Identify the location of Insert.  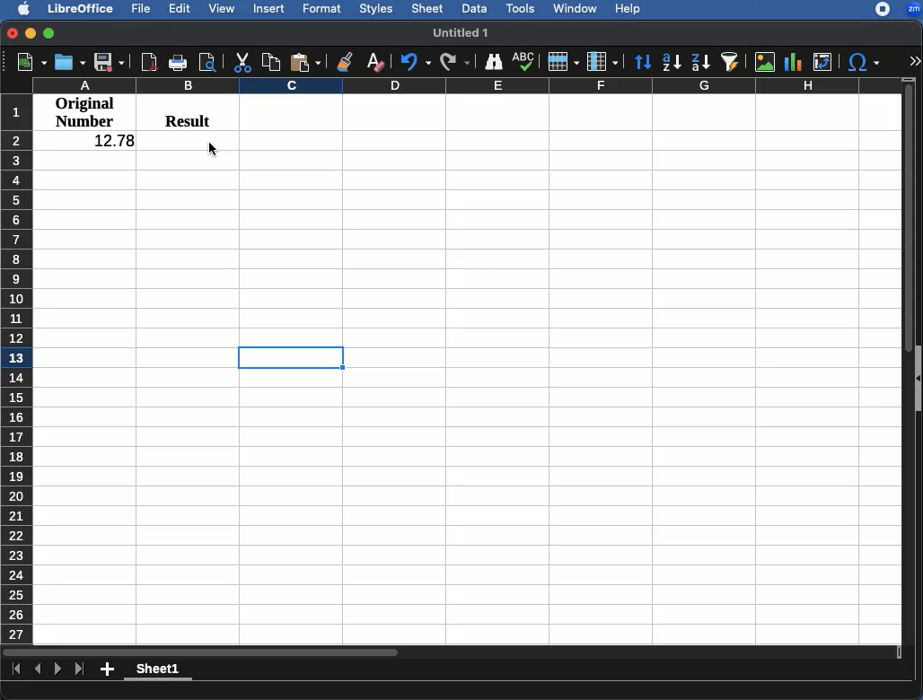
(270, 10).